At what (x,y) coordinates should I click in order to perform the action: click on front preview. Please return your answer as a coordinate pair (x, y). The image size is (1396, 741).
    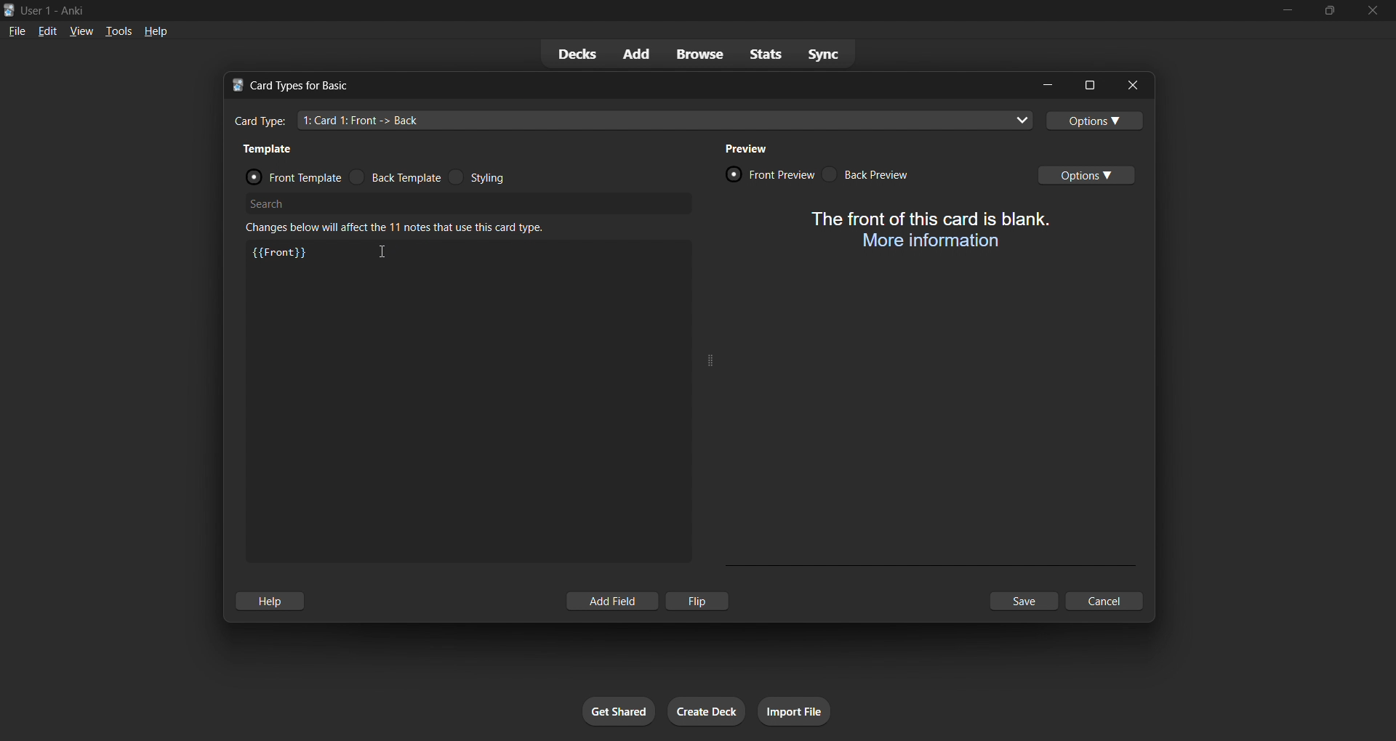
    Looking at the image, I should click on (768, 173).